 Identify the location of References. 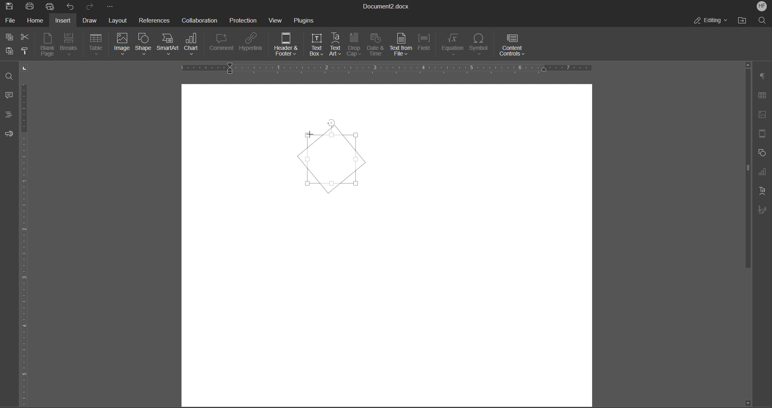
(153, 20).